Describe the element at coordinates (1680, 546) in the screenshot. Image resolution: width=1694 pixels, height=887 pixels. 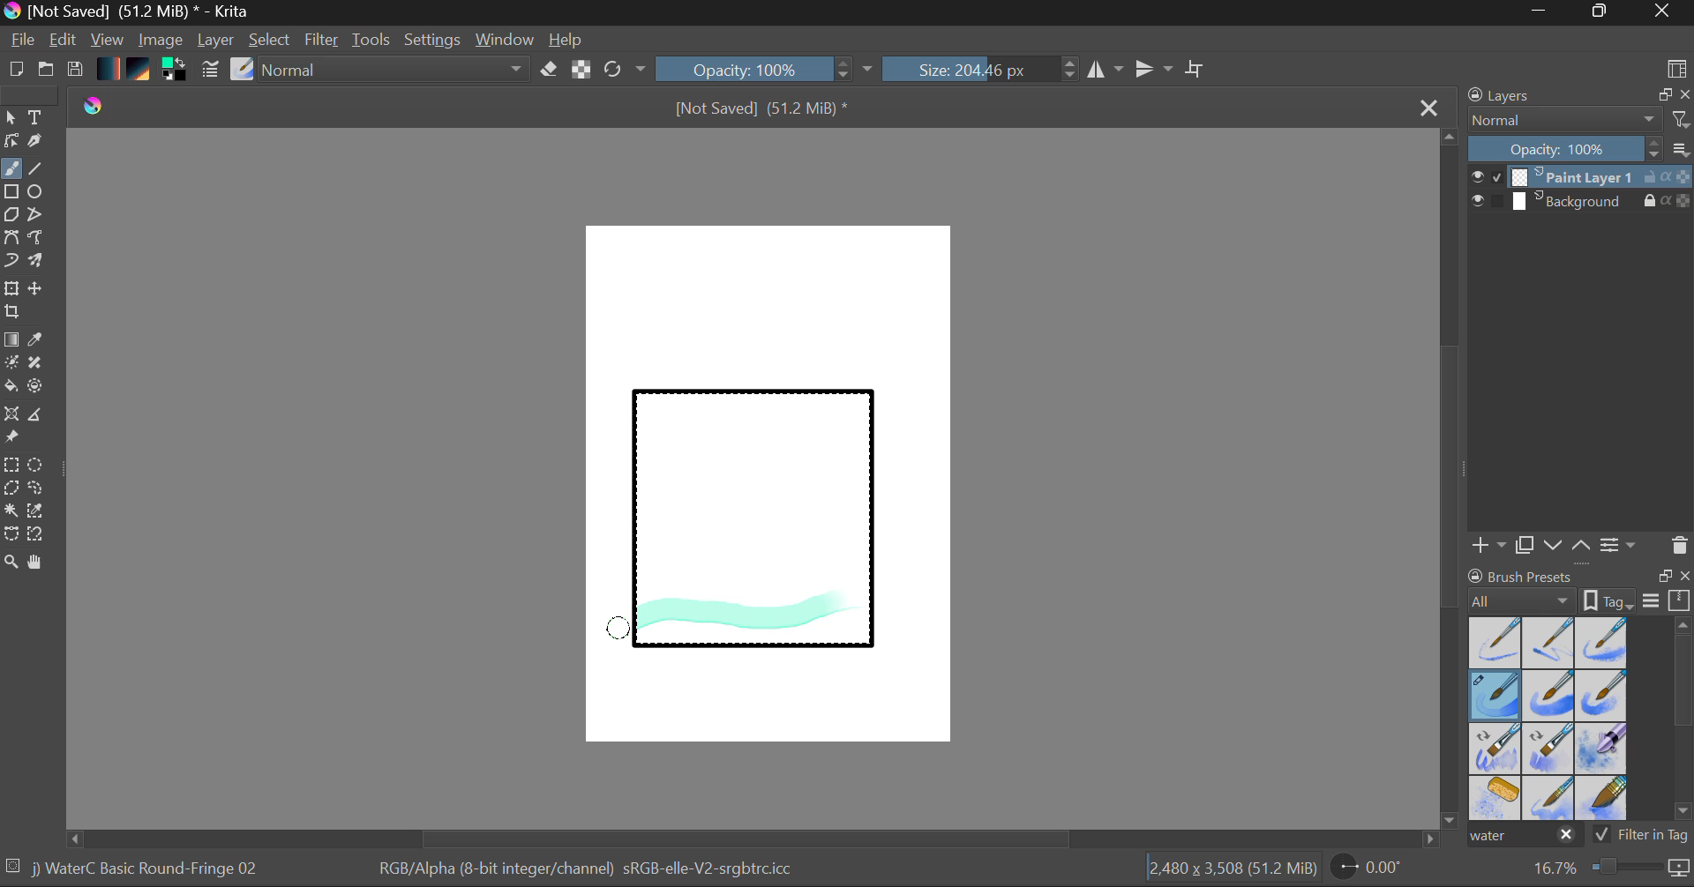
I see `Delete Layer` at that location.